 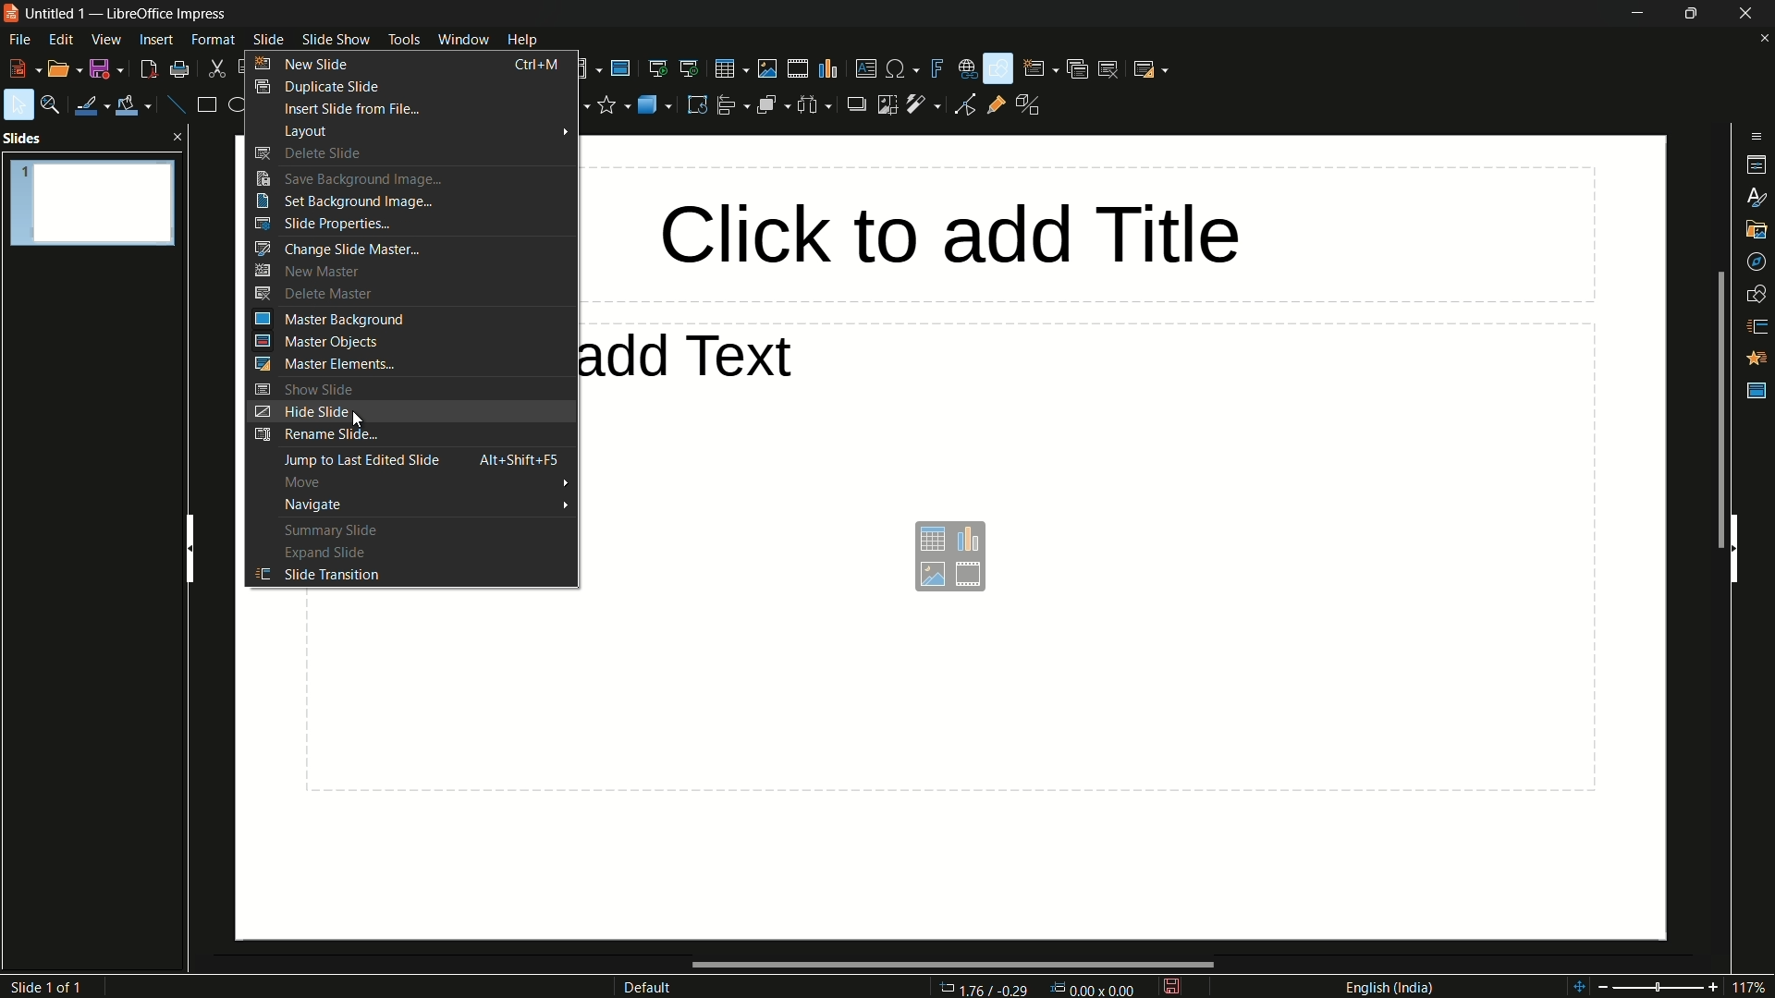 What do you see at coordinates (1752, 987) in the screenshot?
I see `117%` at bounding box center [1752, 987].